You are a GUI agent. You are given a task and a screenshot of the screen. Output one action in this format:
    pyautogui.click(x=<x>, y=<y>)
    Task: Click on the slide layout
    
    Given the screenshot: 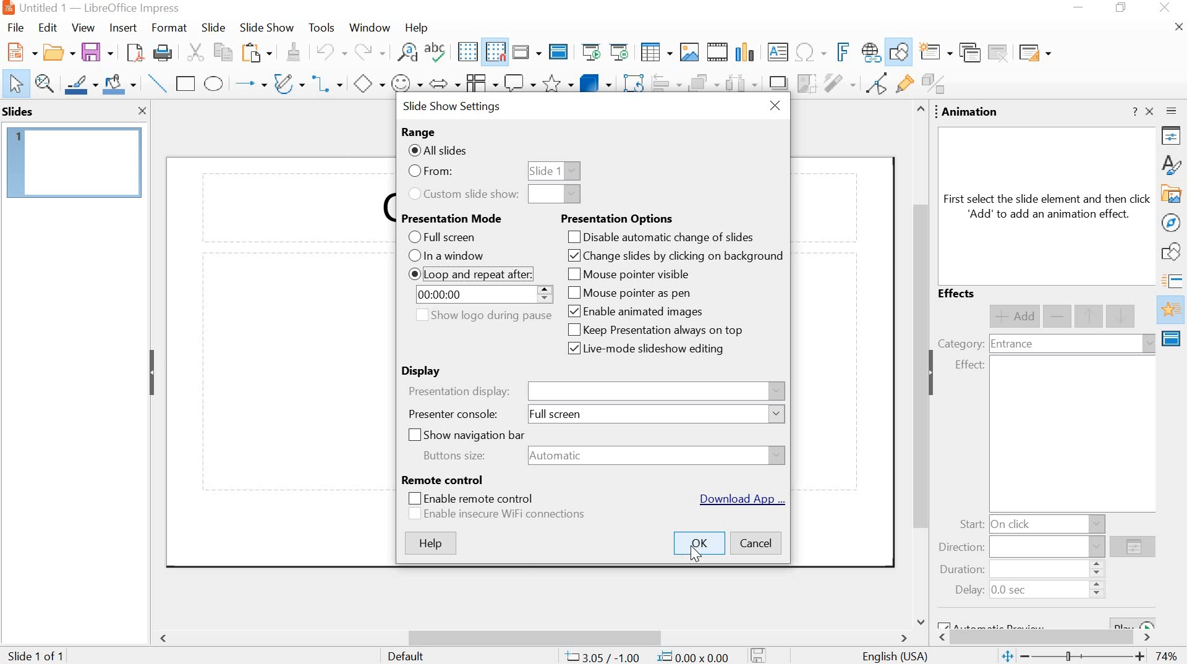 What is the action you would take?
    pyautogui.click(x=1034, y=53)
    